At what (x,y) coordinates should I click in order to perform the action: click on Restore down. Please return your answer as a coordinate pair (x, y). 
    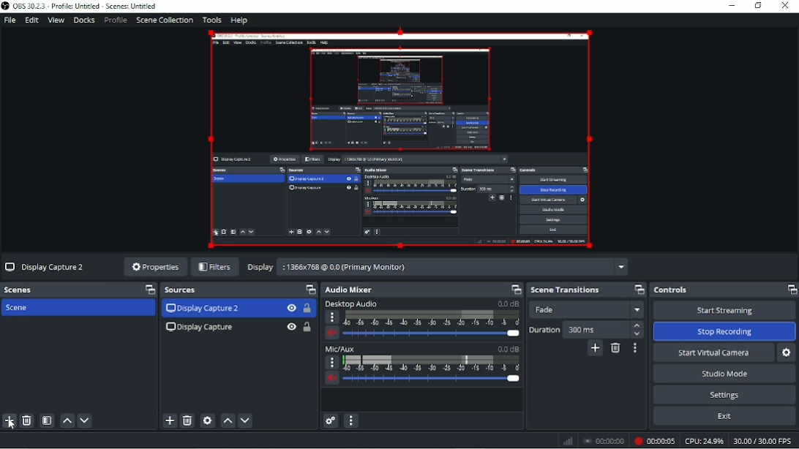
    Looking at the image, I should click on (757, 6).